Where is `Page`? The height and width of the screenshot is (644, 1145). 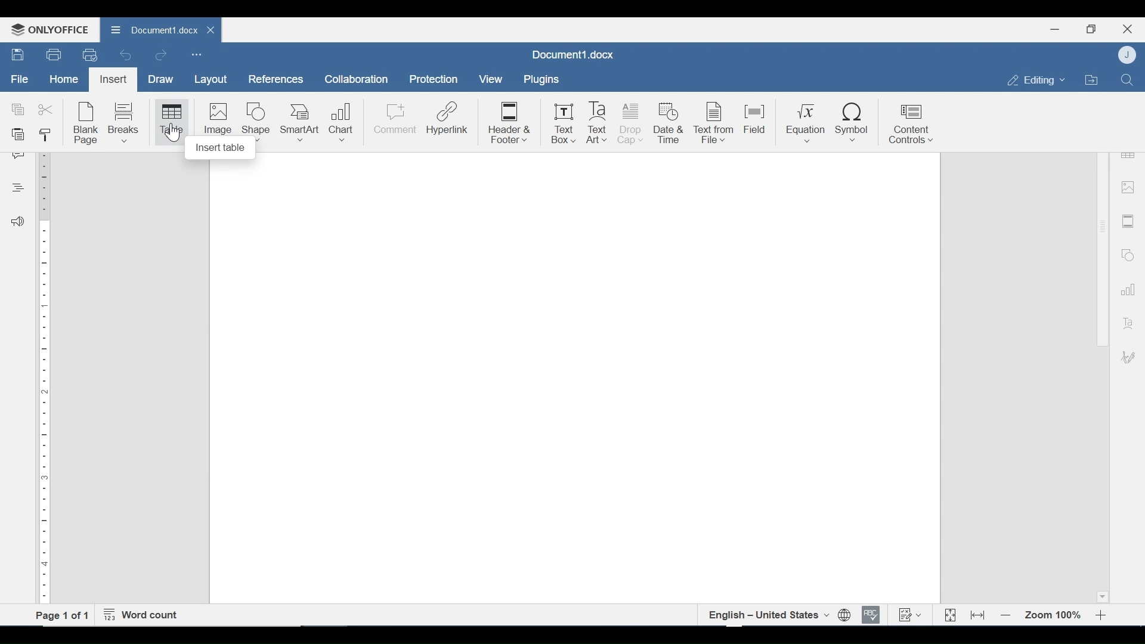 Page is located at coordinates (574, 383).